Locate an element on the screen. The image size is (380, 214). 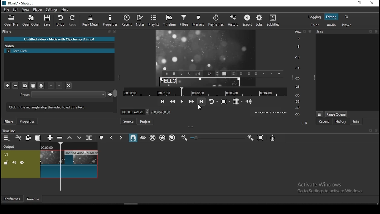
remove selected filters is located at coordinates (16, 86).